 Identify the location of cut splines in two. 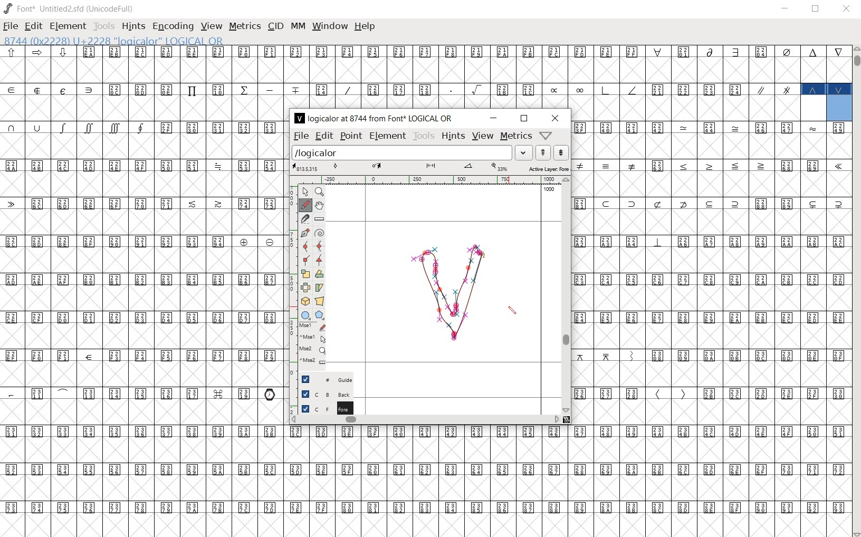
(304, 218).